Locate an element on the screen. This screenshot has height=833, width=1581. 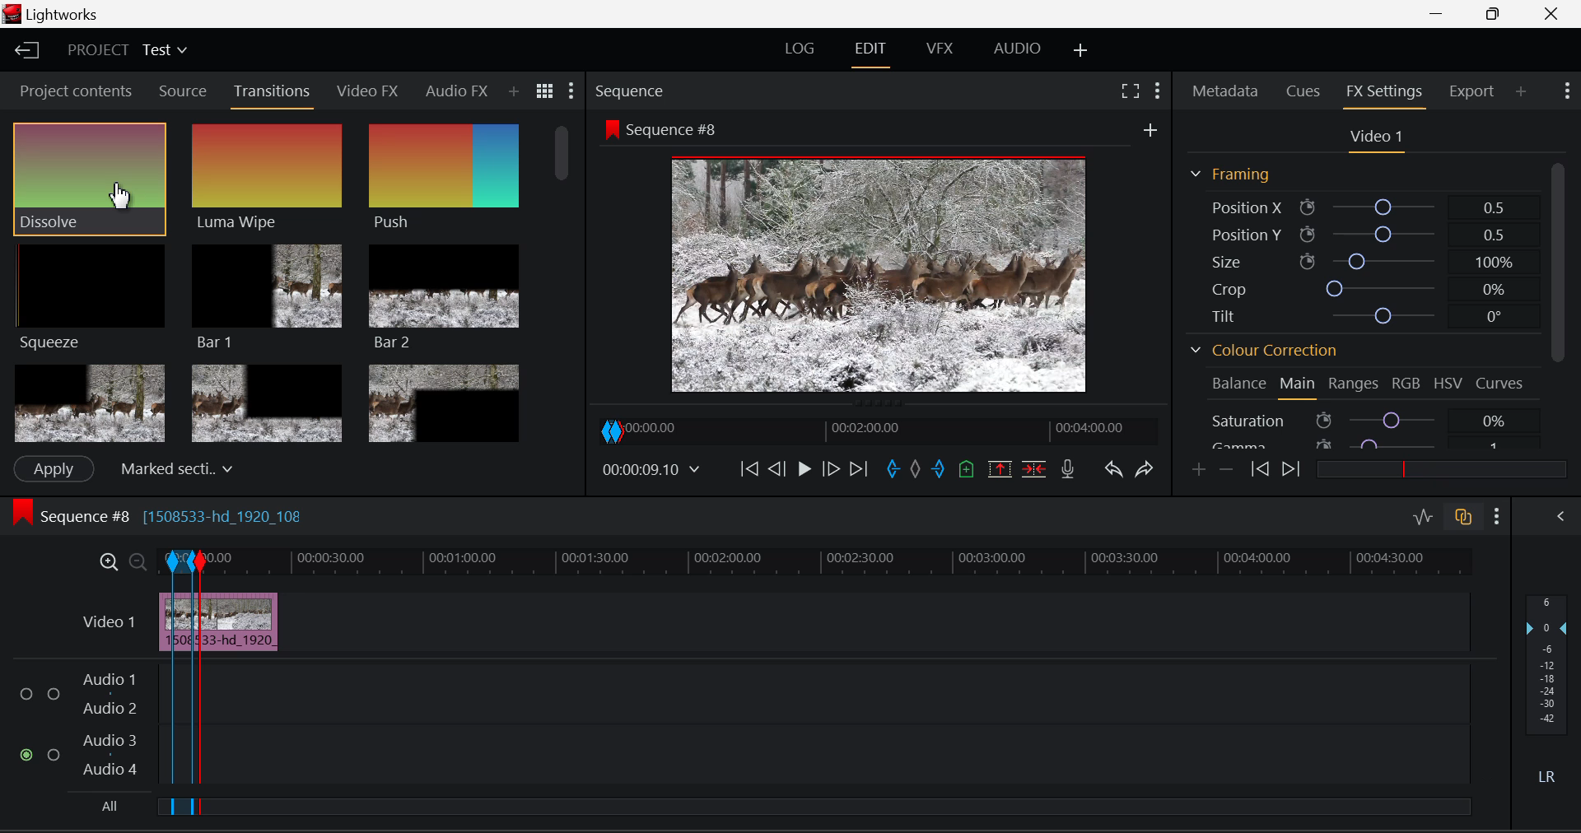
Add Layout is located at coordinates (1081, 52).